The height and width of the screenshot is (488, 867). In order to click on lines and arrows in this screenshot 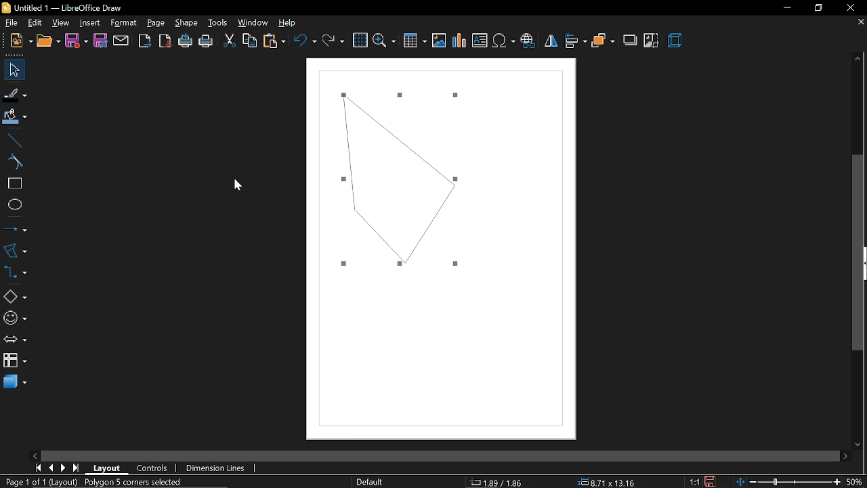, I will do `click(16, 226)`.